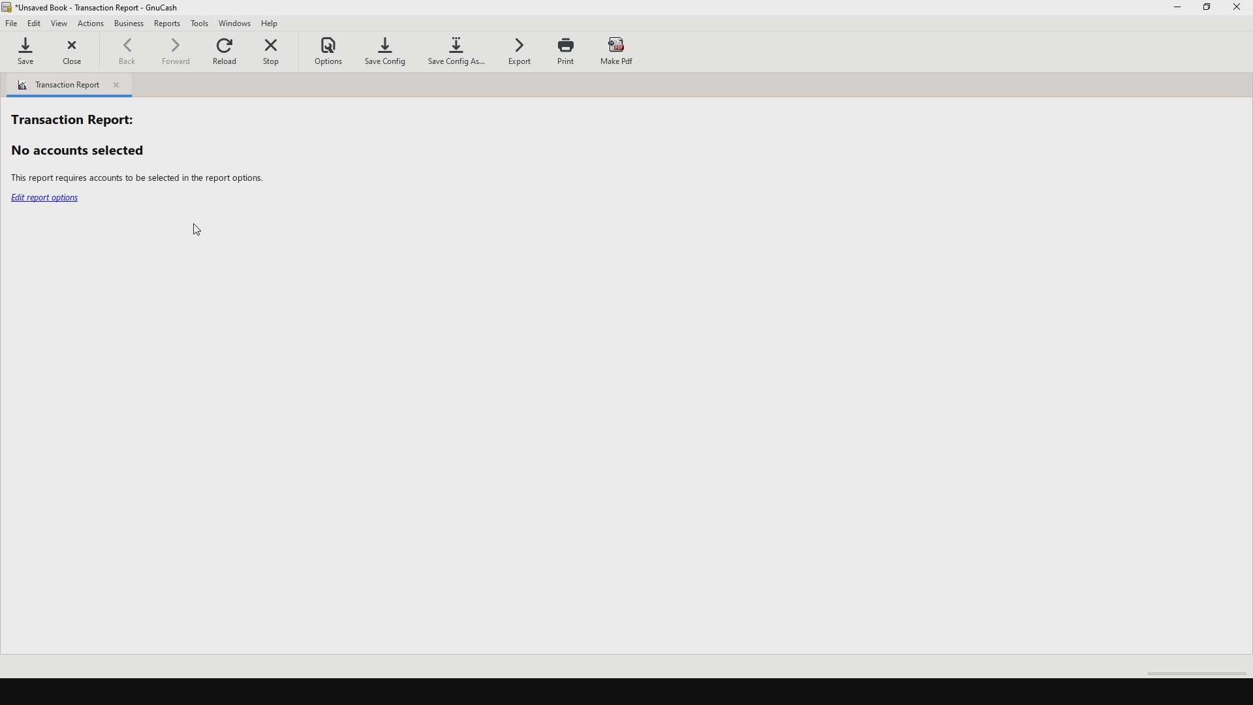  Describe the element at coordinates (566, 51) in the screenshot. I see `print` at that location.